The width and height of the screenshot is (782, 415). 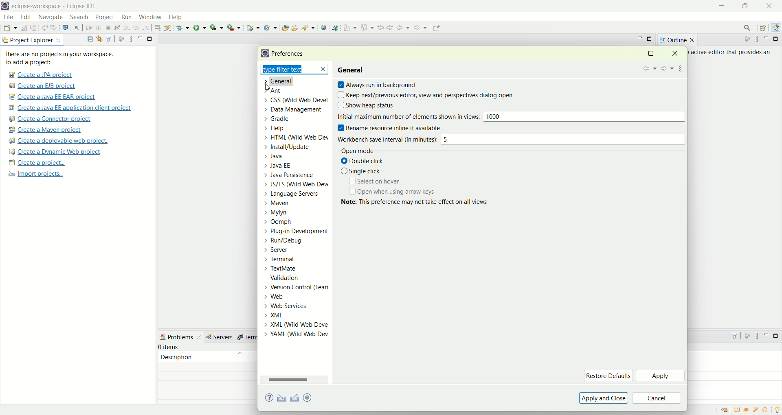 What do you see at coordinates (509, 140) in the screenshot?
I see `workbench save interval (in minutes): 5` at bounding box center [509, 140].